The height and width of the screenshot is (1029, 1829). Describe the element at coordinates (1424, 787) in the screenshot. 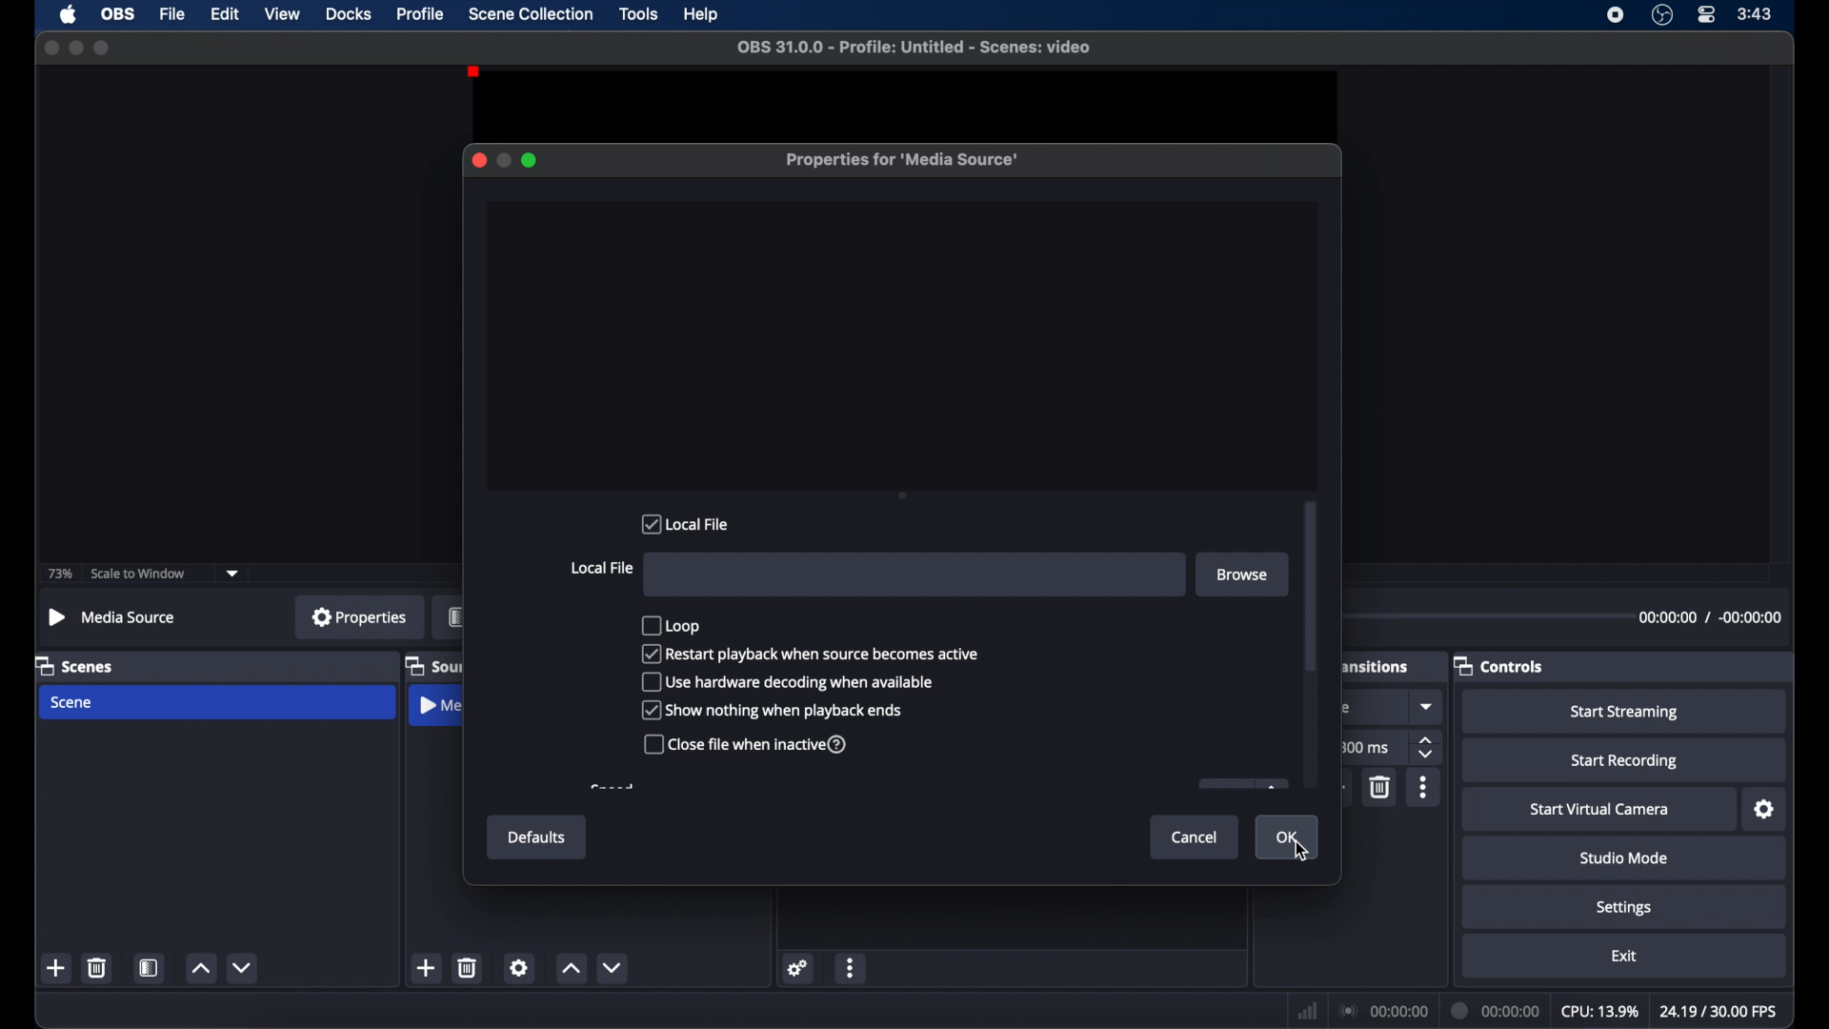

I see `more options` at that location.